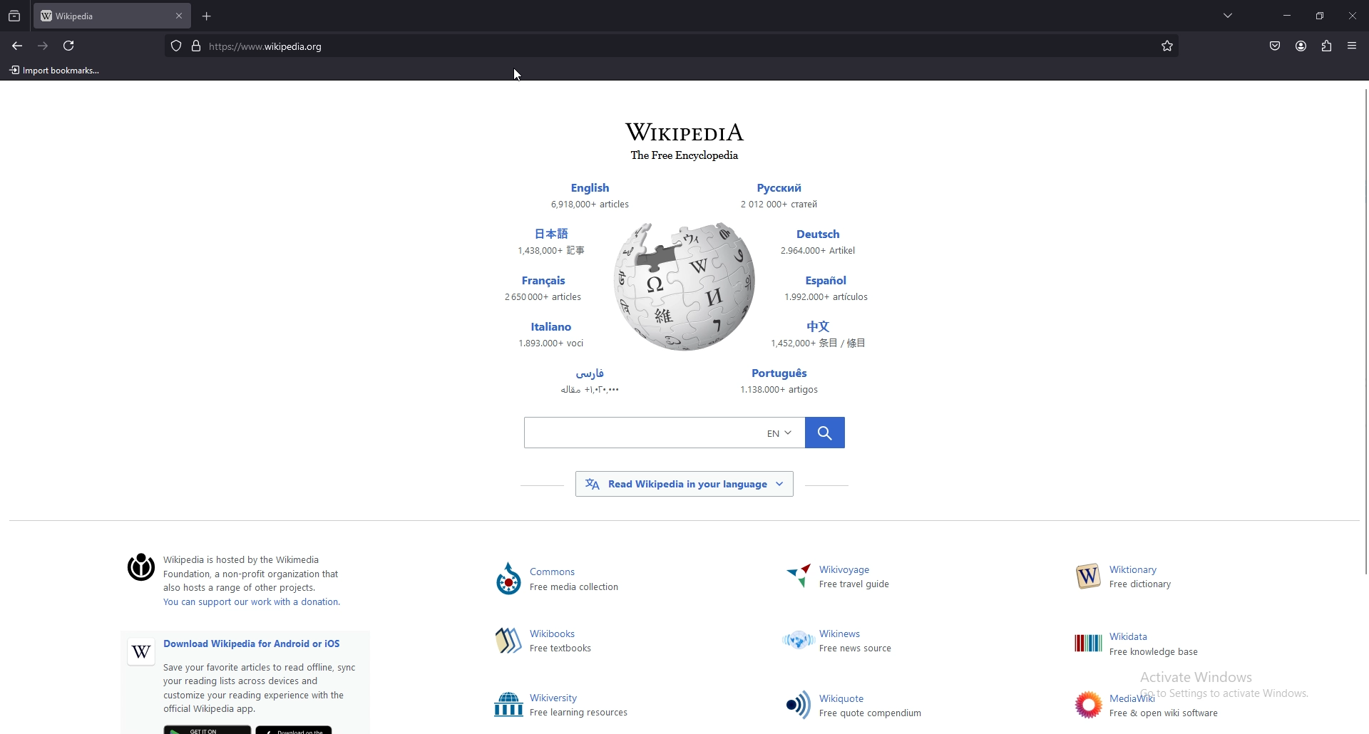 Image resolution: width=1369 pixels, height=734 pixels. I want to click on , so click(684, 484).